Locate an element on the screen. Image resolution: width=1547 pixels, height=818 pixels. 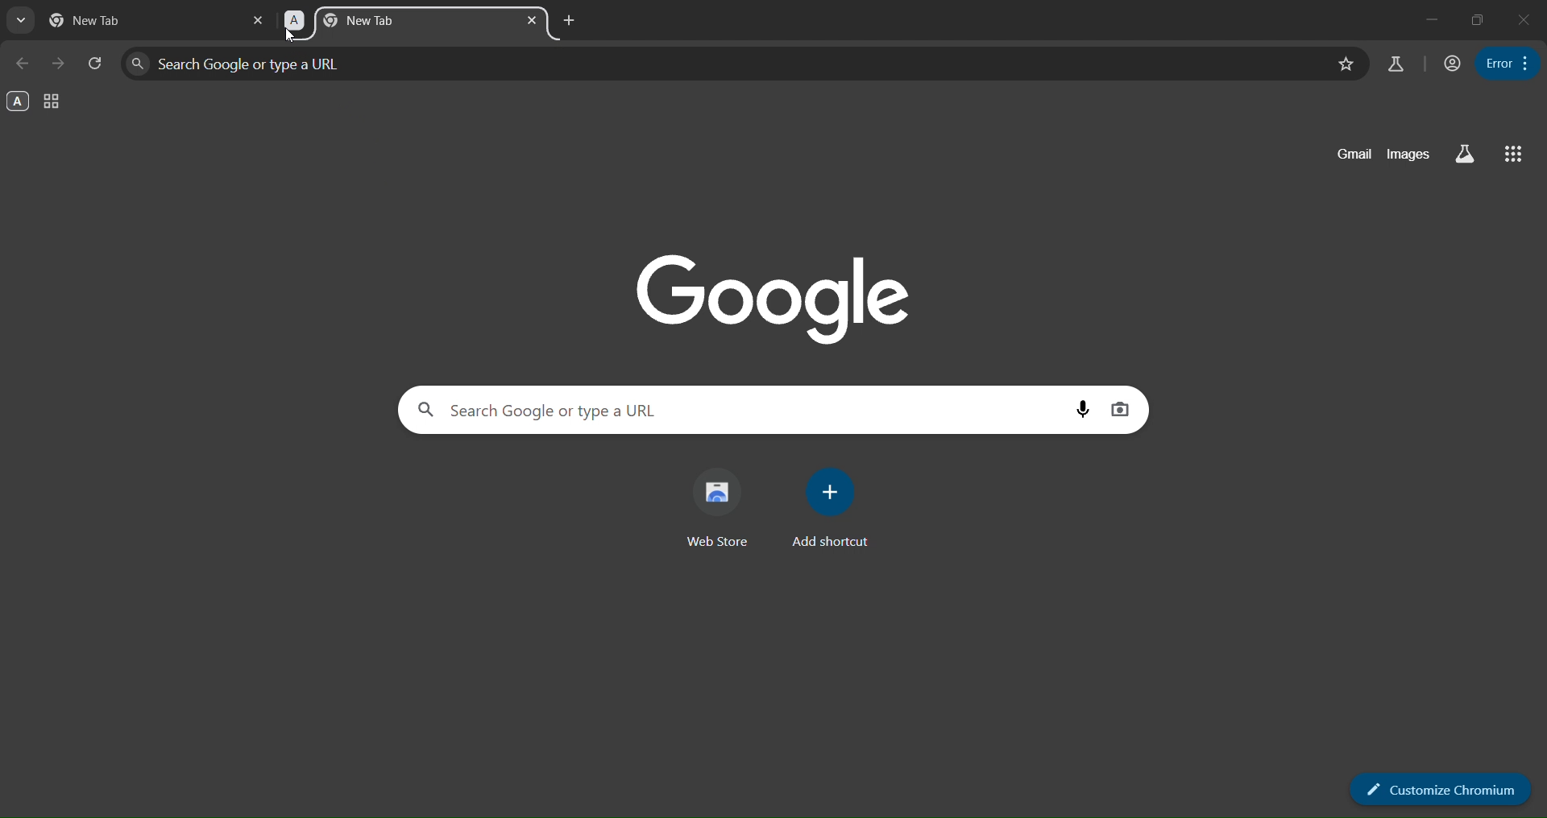
search google or type a URL is located at coordinates (721, 64).